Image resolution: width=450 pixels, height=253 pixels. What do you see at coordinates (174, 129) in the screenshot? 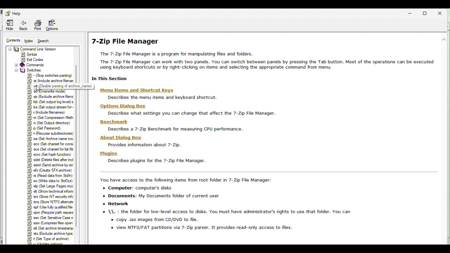
I see `Descnbes a 7-4 senchmark or measunng C¥uU periormance.` at bounding box center [174, 129].